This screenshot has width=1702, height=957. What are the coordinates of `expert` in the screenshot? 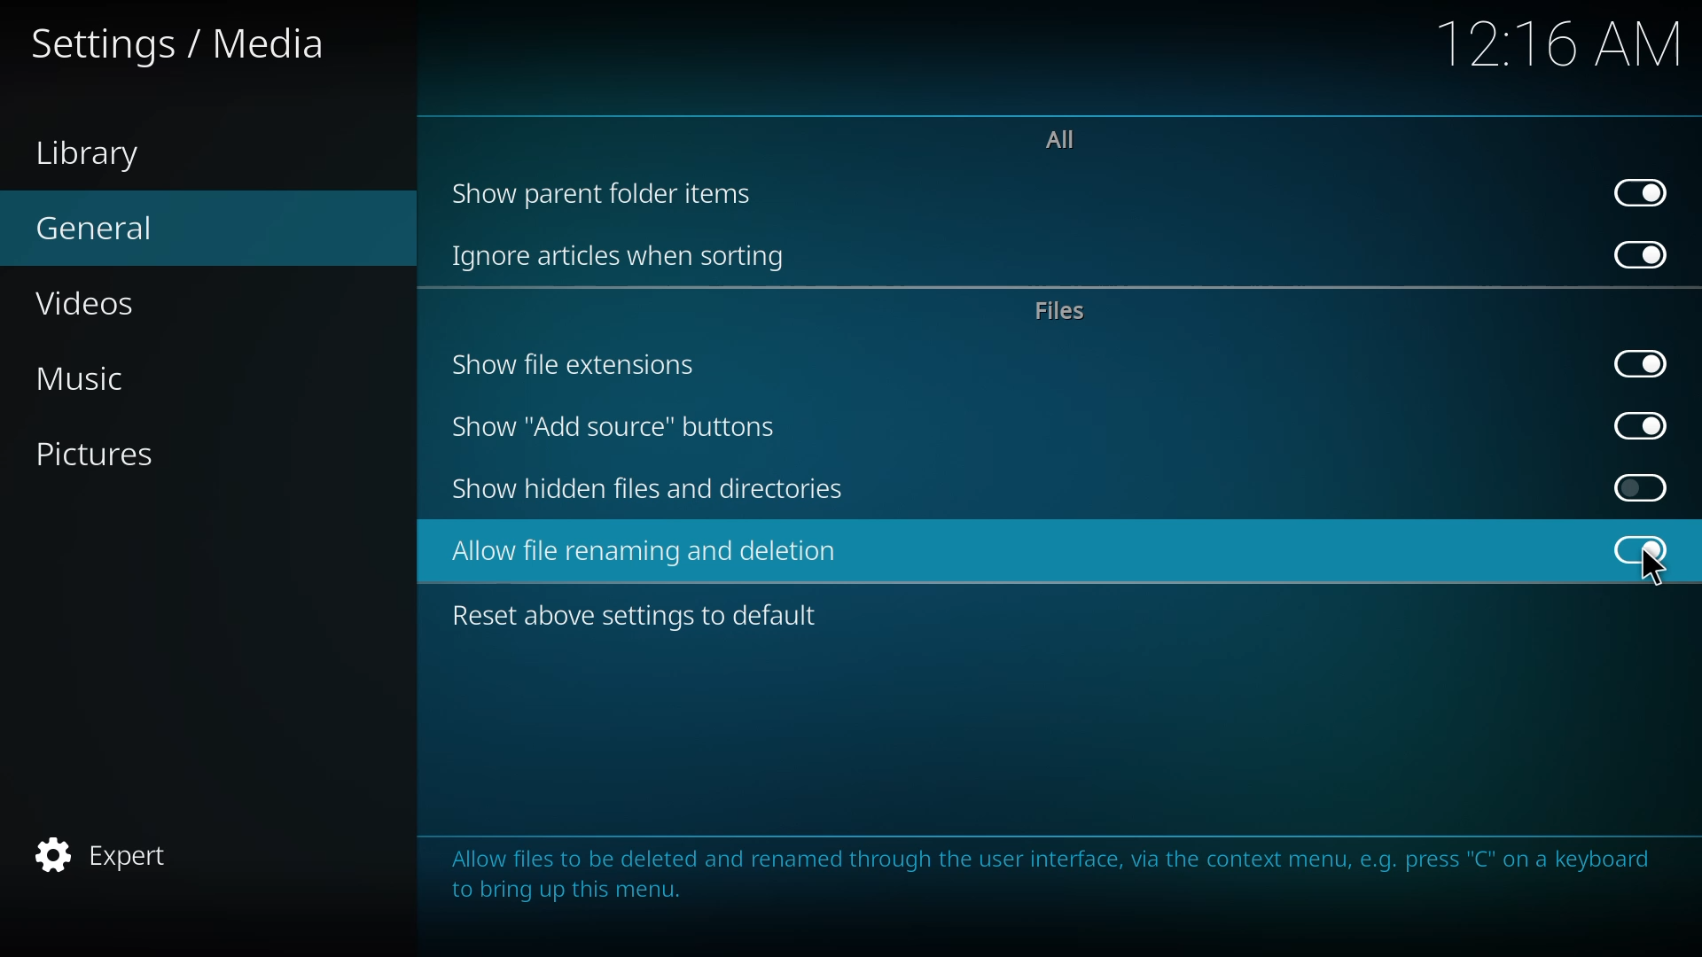 It's located at (108, 852).